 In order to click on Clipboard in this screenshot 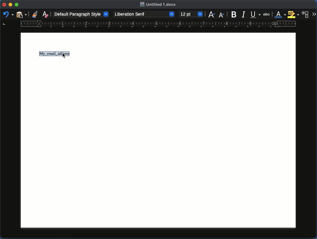, I will do `click(21, 15)`.